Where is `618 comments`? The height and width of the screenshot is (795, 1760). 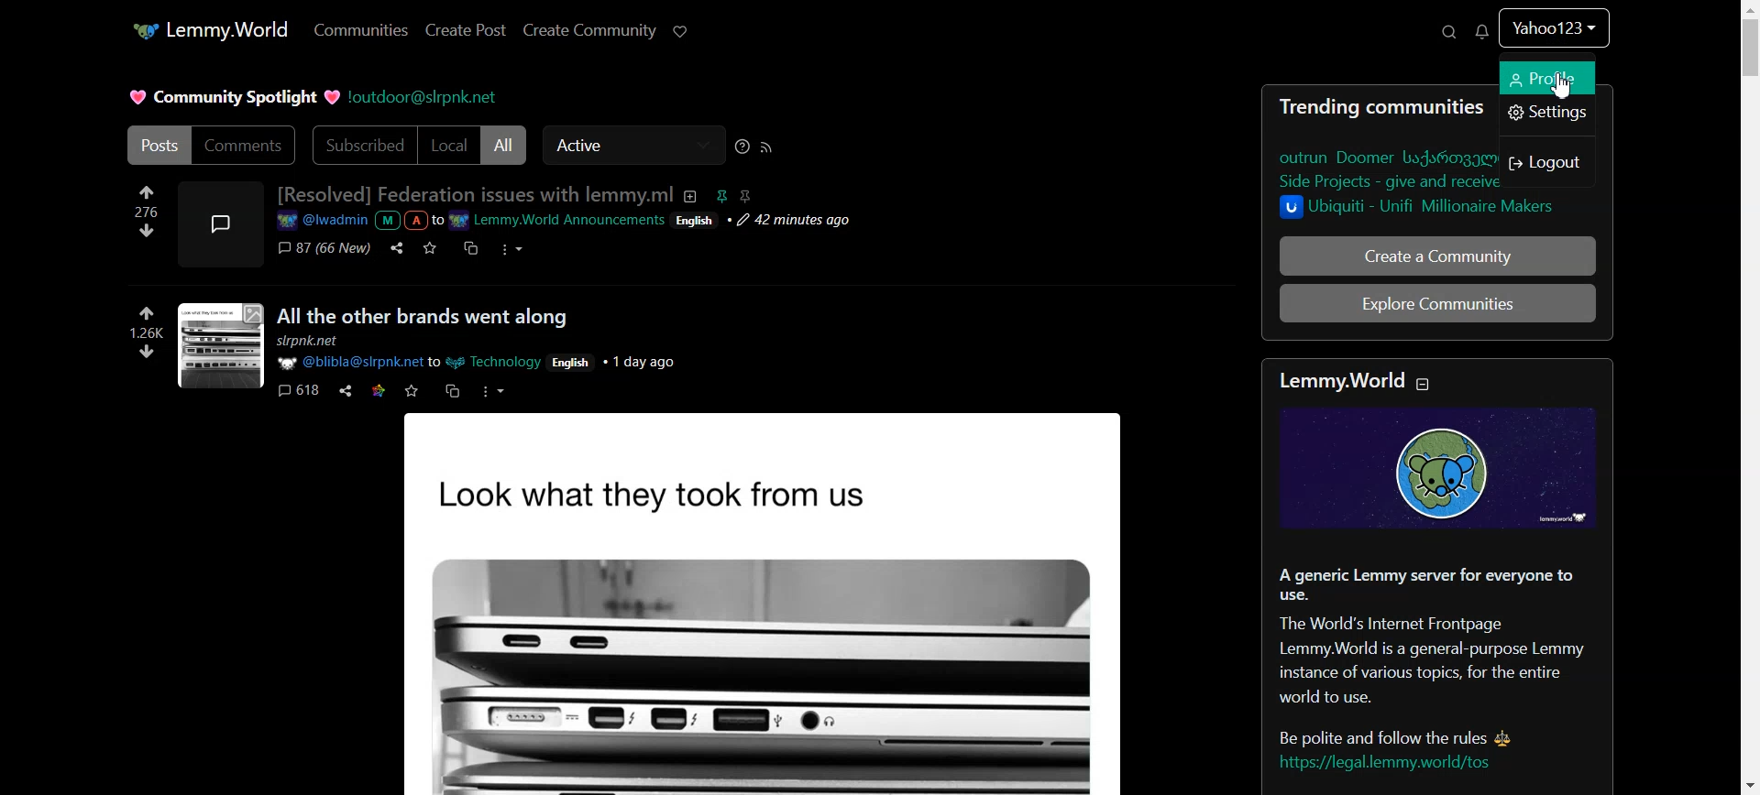 618 comments is located at coordinates (296, 392).